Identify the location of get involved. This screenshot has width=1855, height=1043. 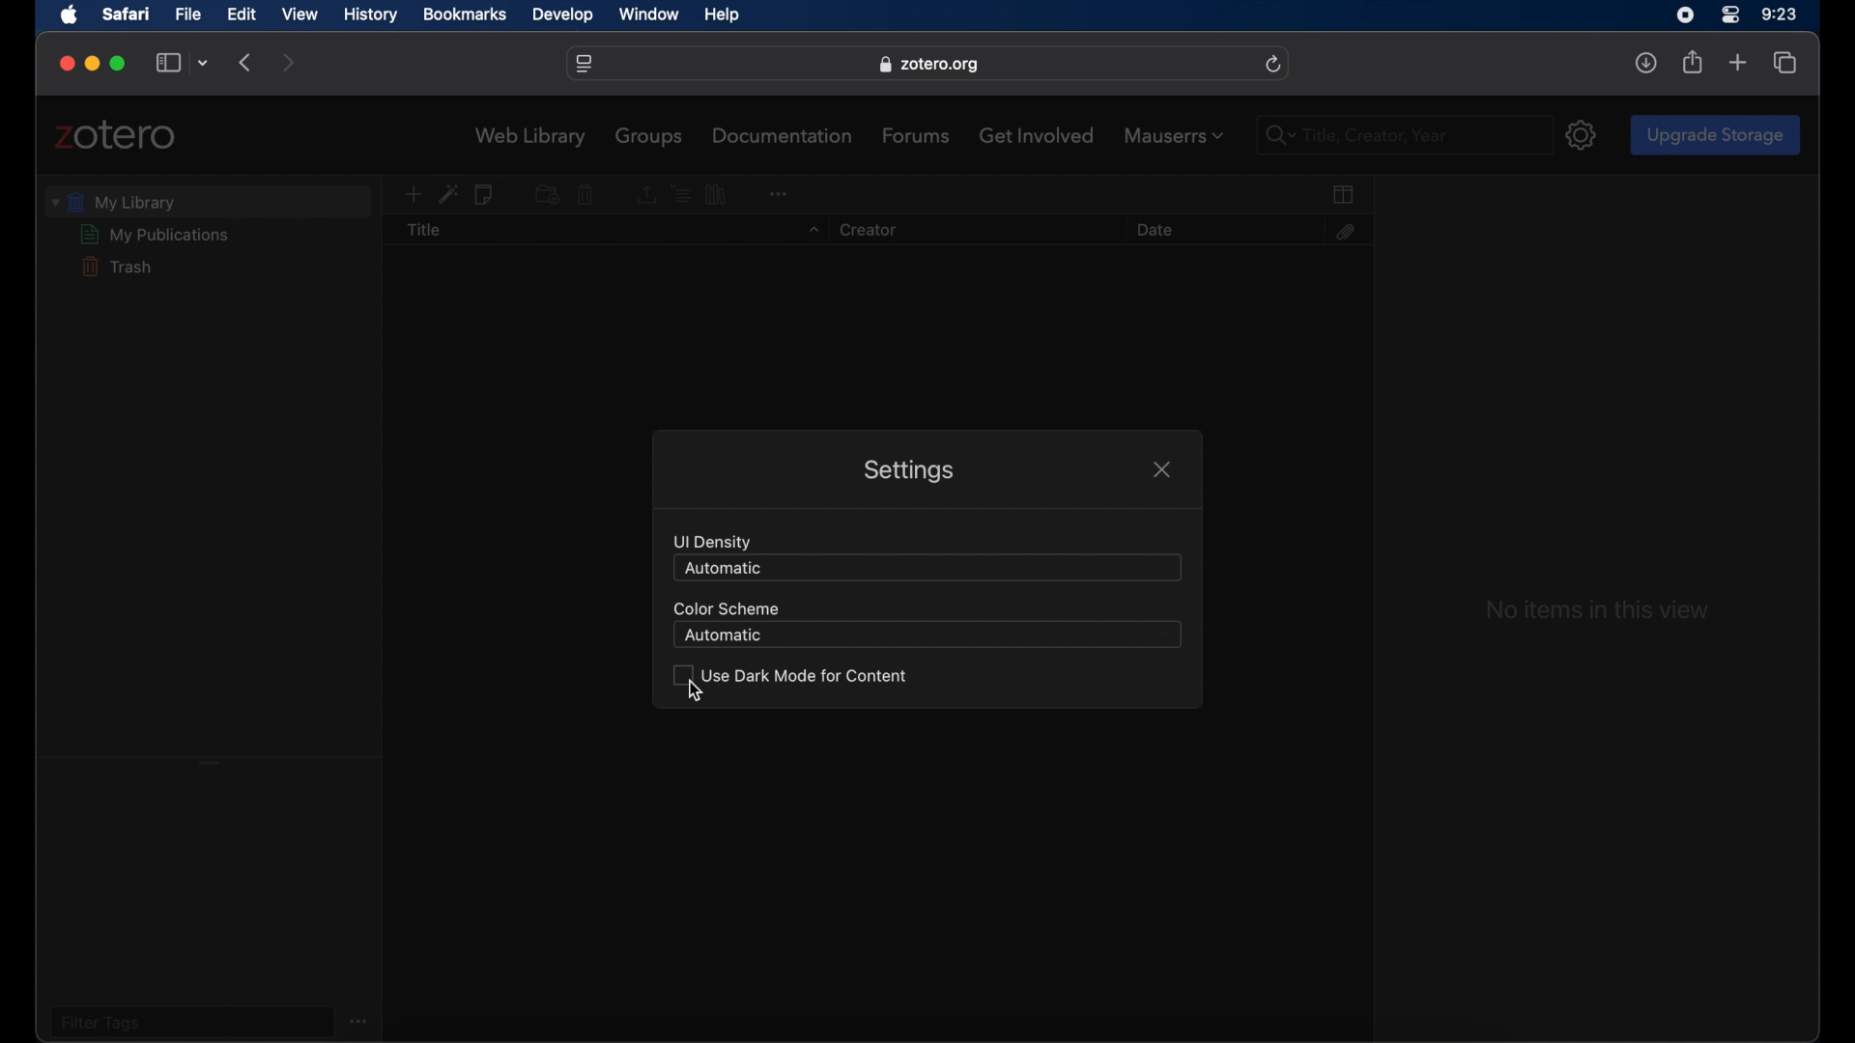
(1037, 134).